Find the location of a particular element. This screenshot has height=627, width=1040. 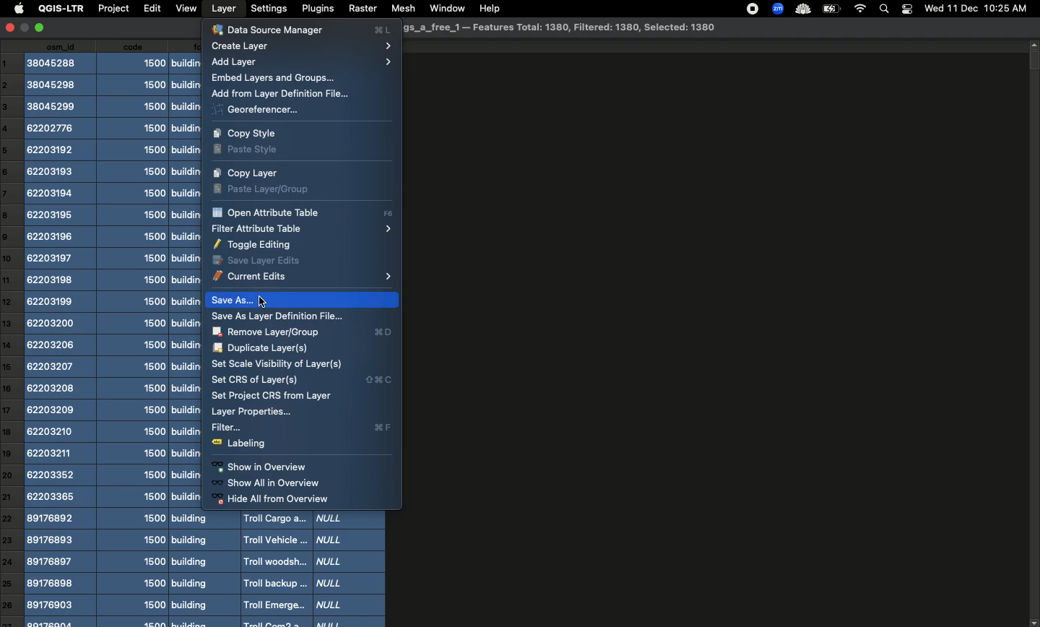

recording is located at coordinates (749, 9).